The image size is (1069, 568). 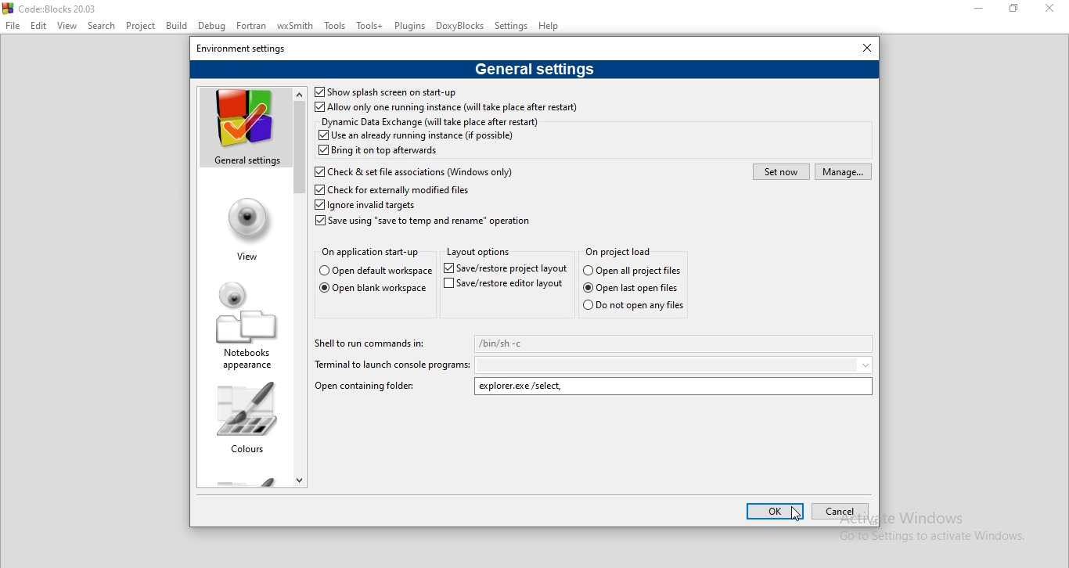 I want to click on Build, so click(x=177, y=24).